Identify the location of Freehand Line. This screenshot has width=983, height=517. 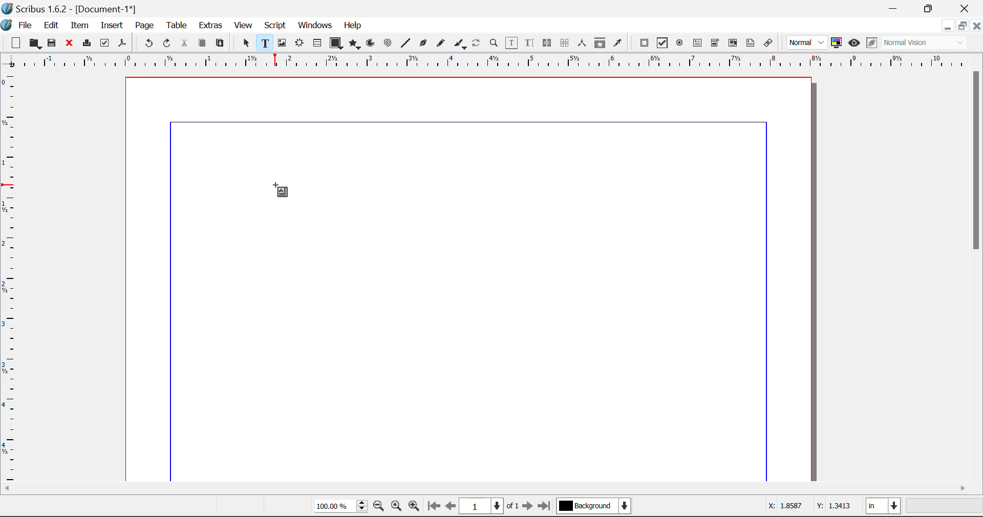
(440, 44).